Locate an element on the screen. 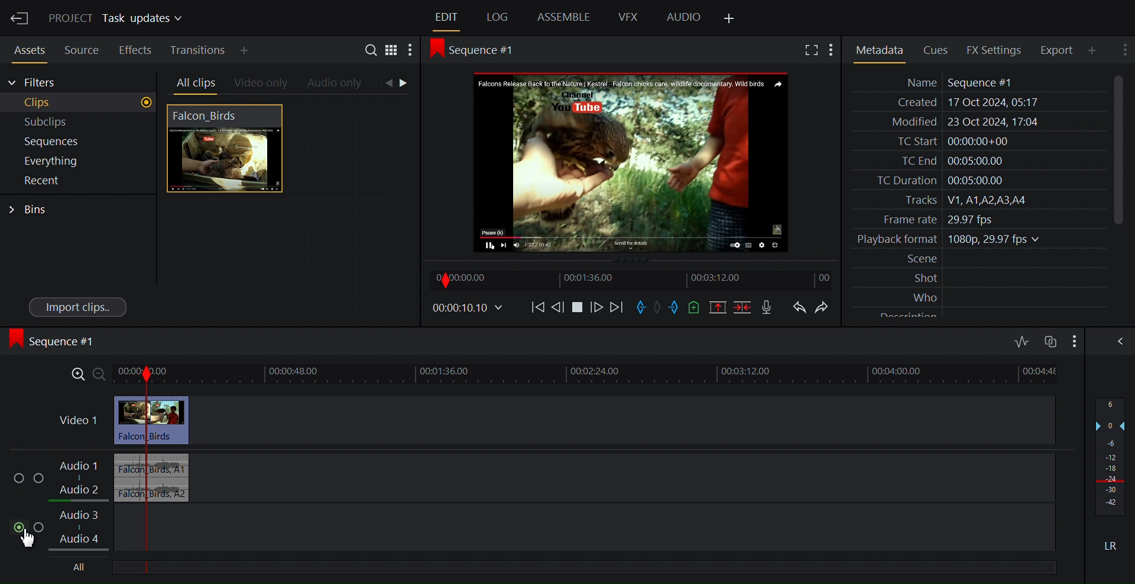 This screenshot has width=1135, height=584. Timeline Indicator is located at coordinates (140, 472).